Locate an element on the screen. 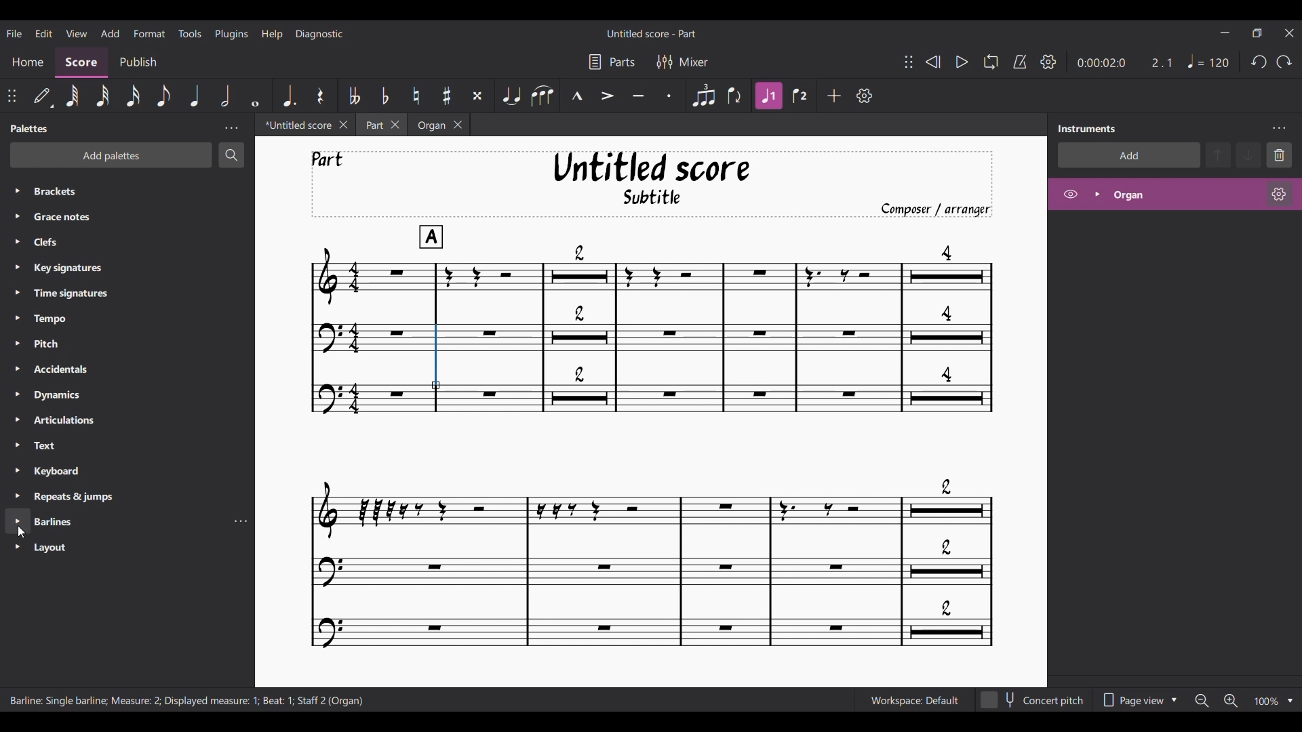  Organ tab is located at coordinates (429, 125).